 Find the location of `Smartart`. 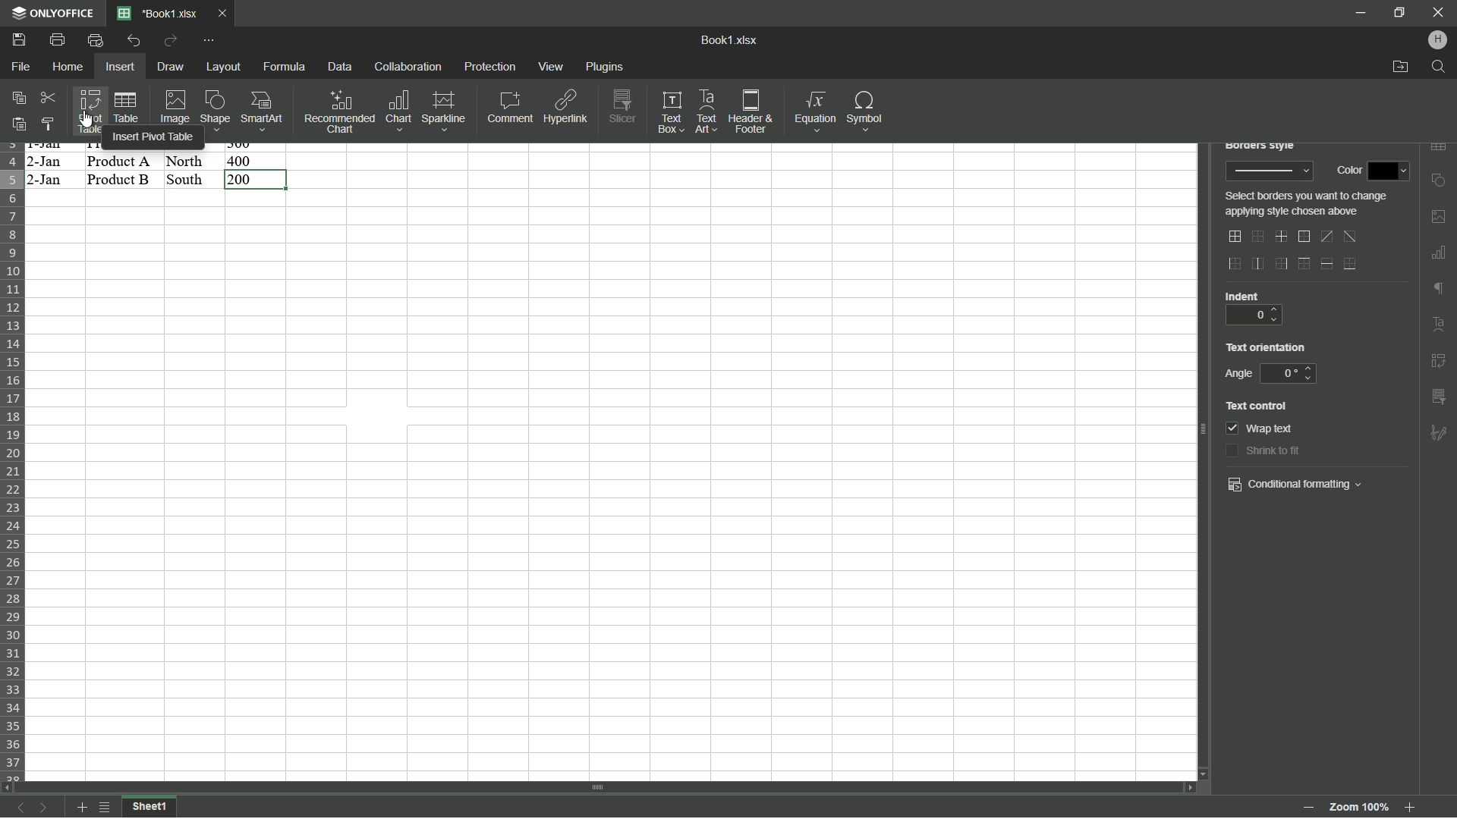

Smartart is located at coordinates (264, 112).